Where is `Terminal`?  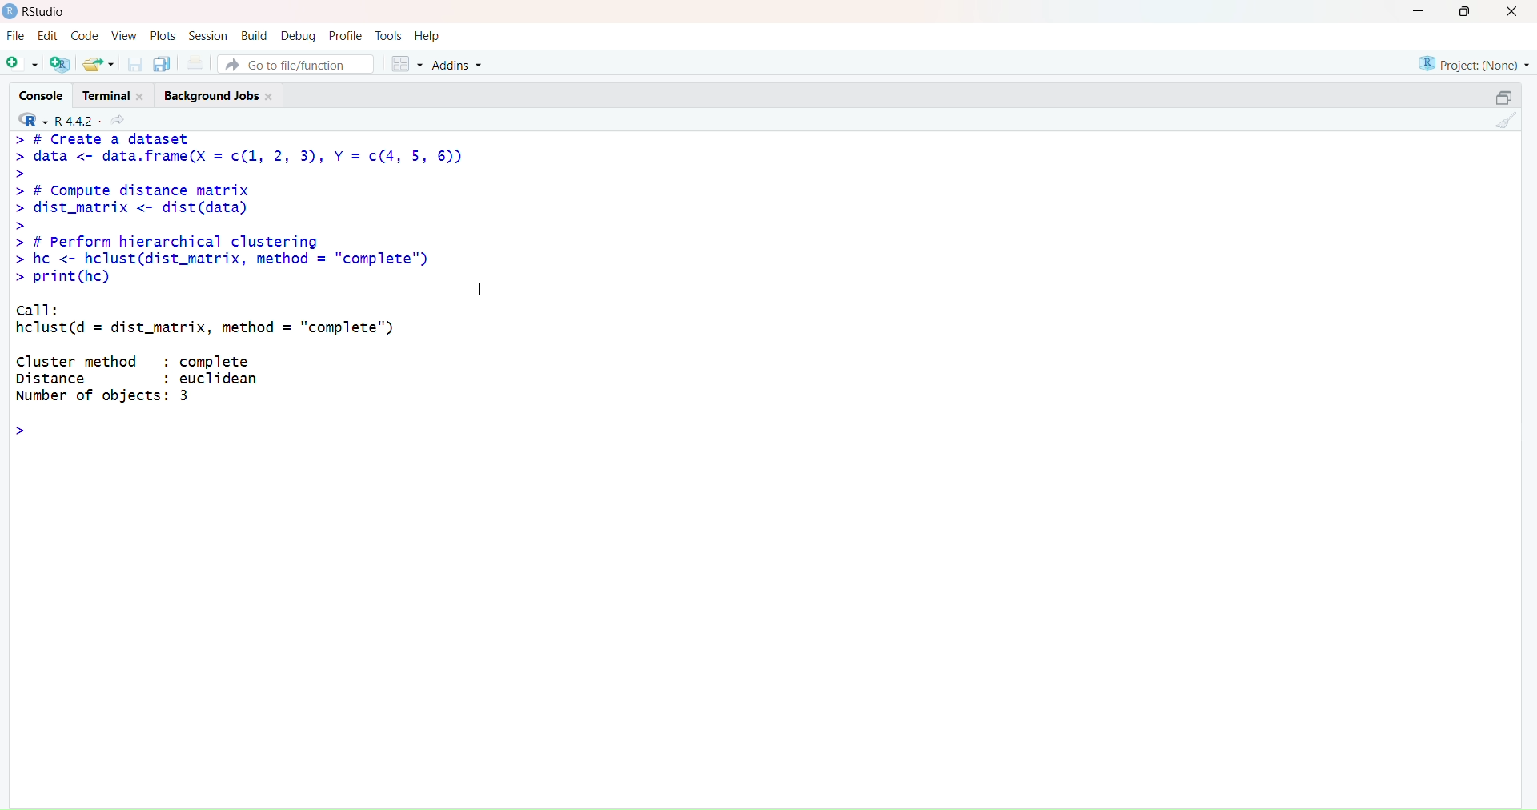 Terminal is located at coordinates (110, 95).